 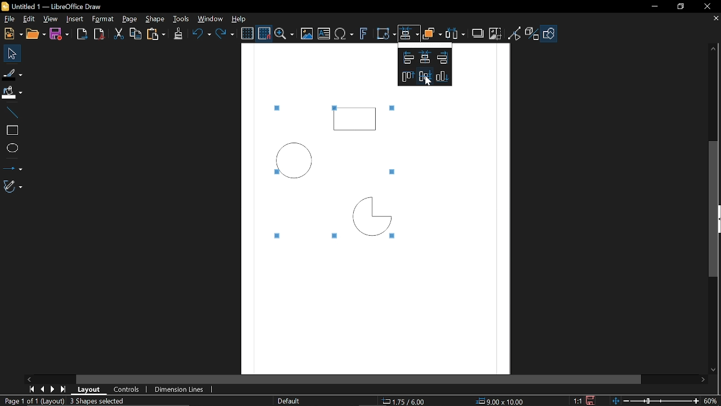 I want to click on Copy, so click(x=136, y=34).